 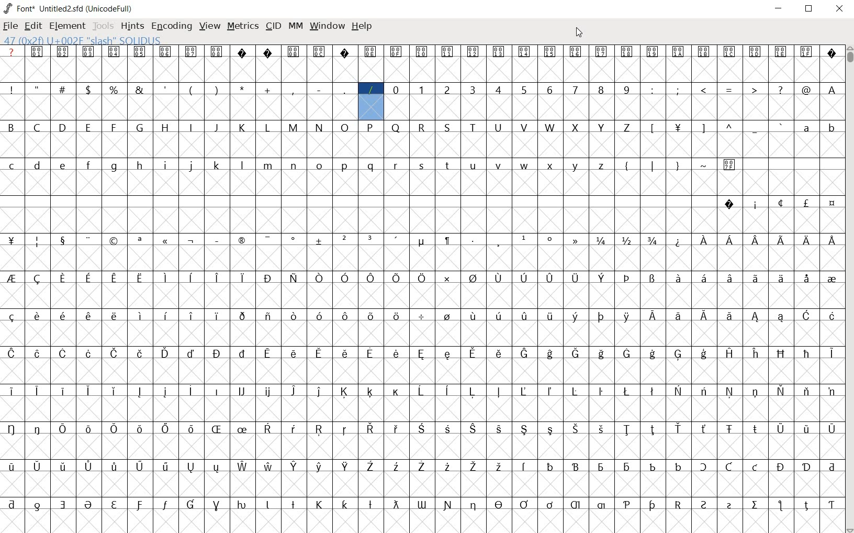 What do you see at coordinates (115, 466) in the screenshot?
I see `glyph` at bounding box center [115, 466].